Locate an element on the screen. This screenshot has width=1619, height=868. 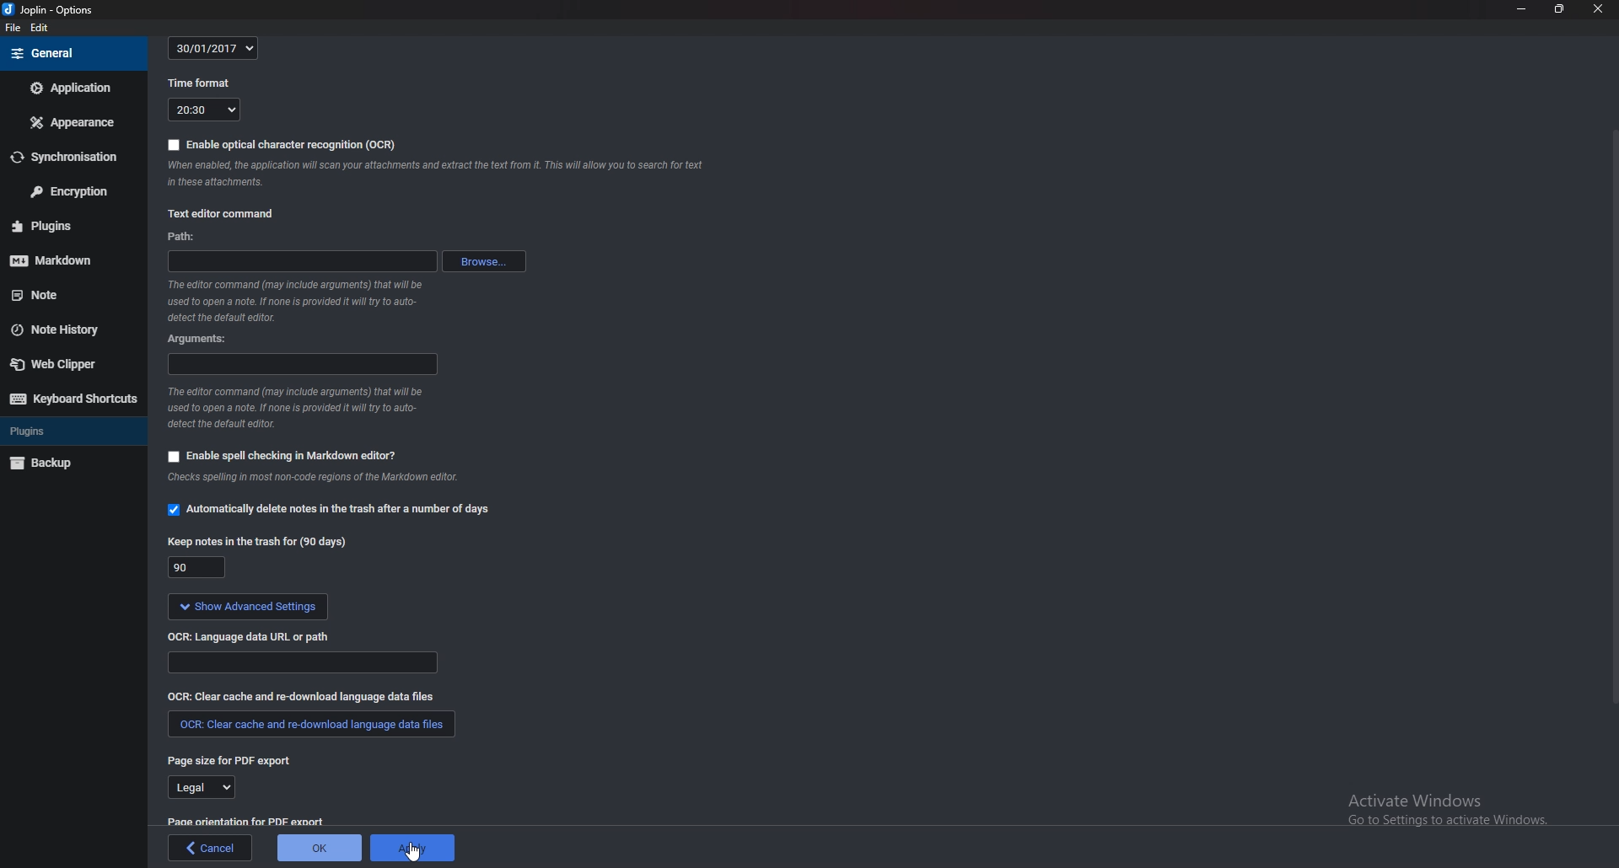
Apply is located at coordinates (416, 847).